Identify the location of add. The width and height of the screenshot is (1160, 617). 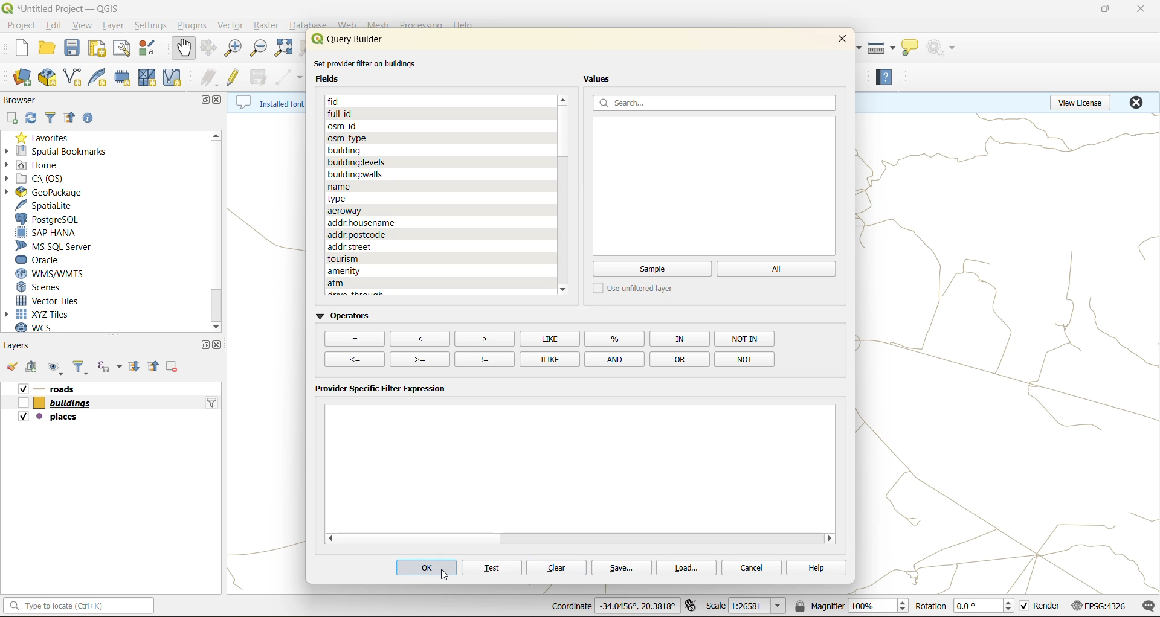
(14, 118).